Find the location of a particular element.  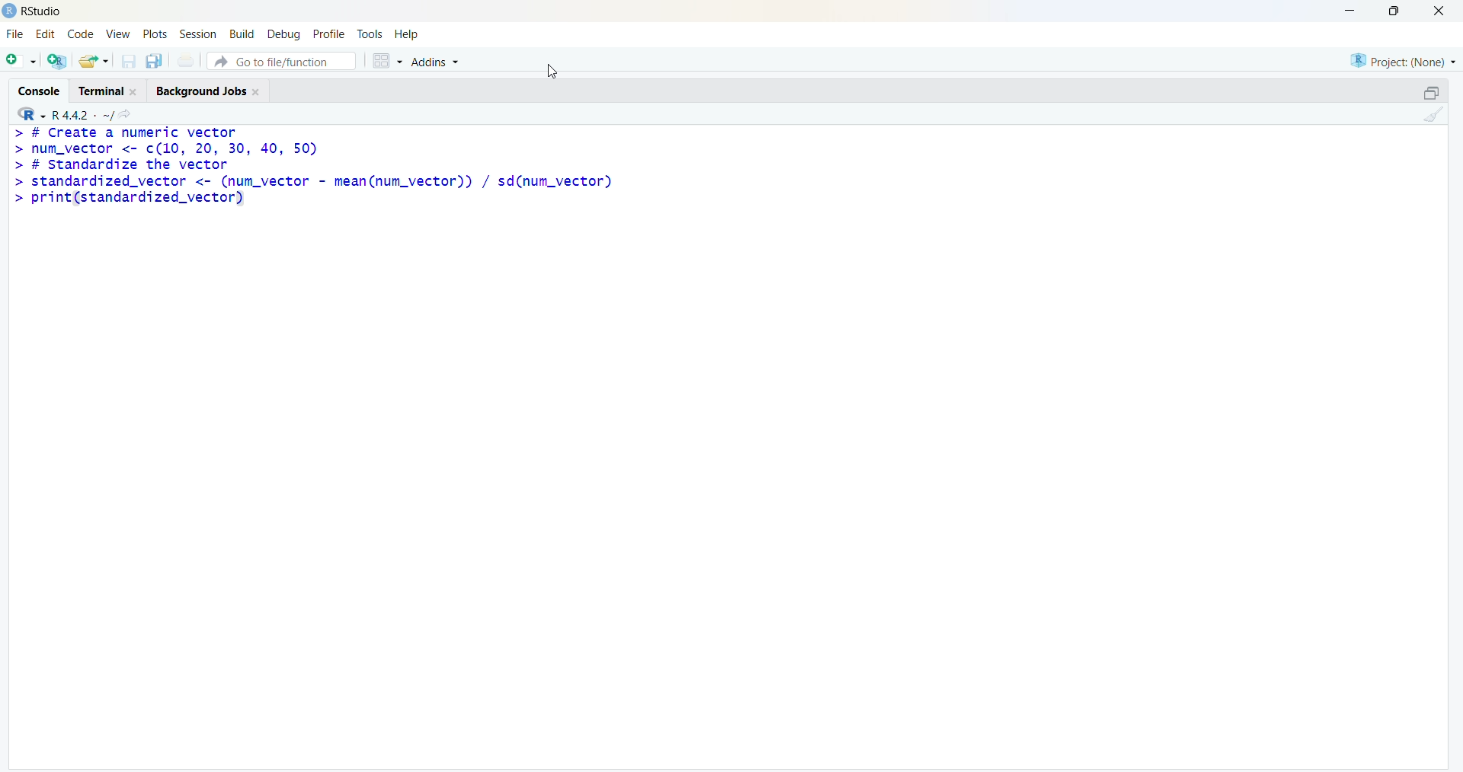

edit is located at coordinates (46, 33).